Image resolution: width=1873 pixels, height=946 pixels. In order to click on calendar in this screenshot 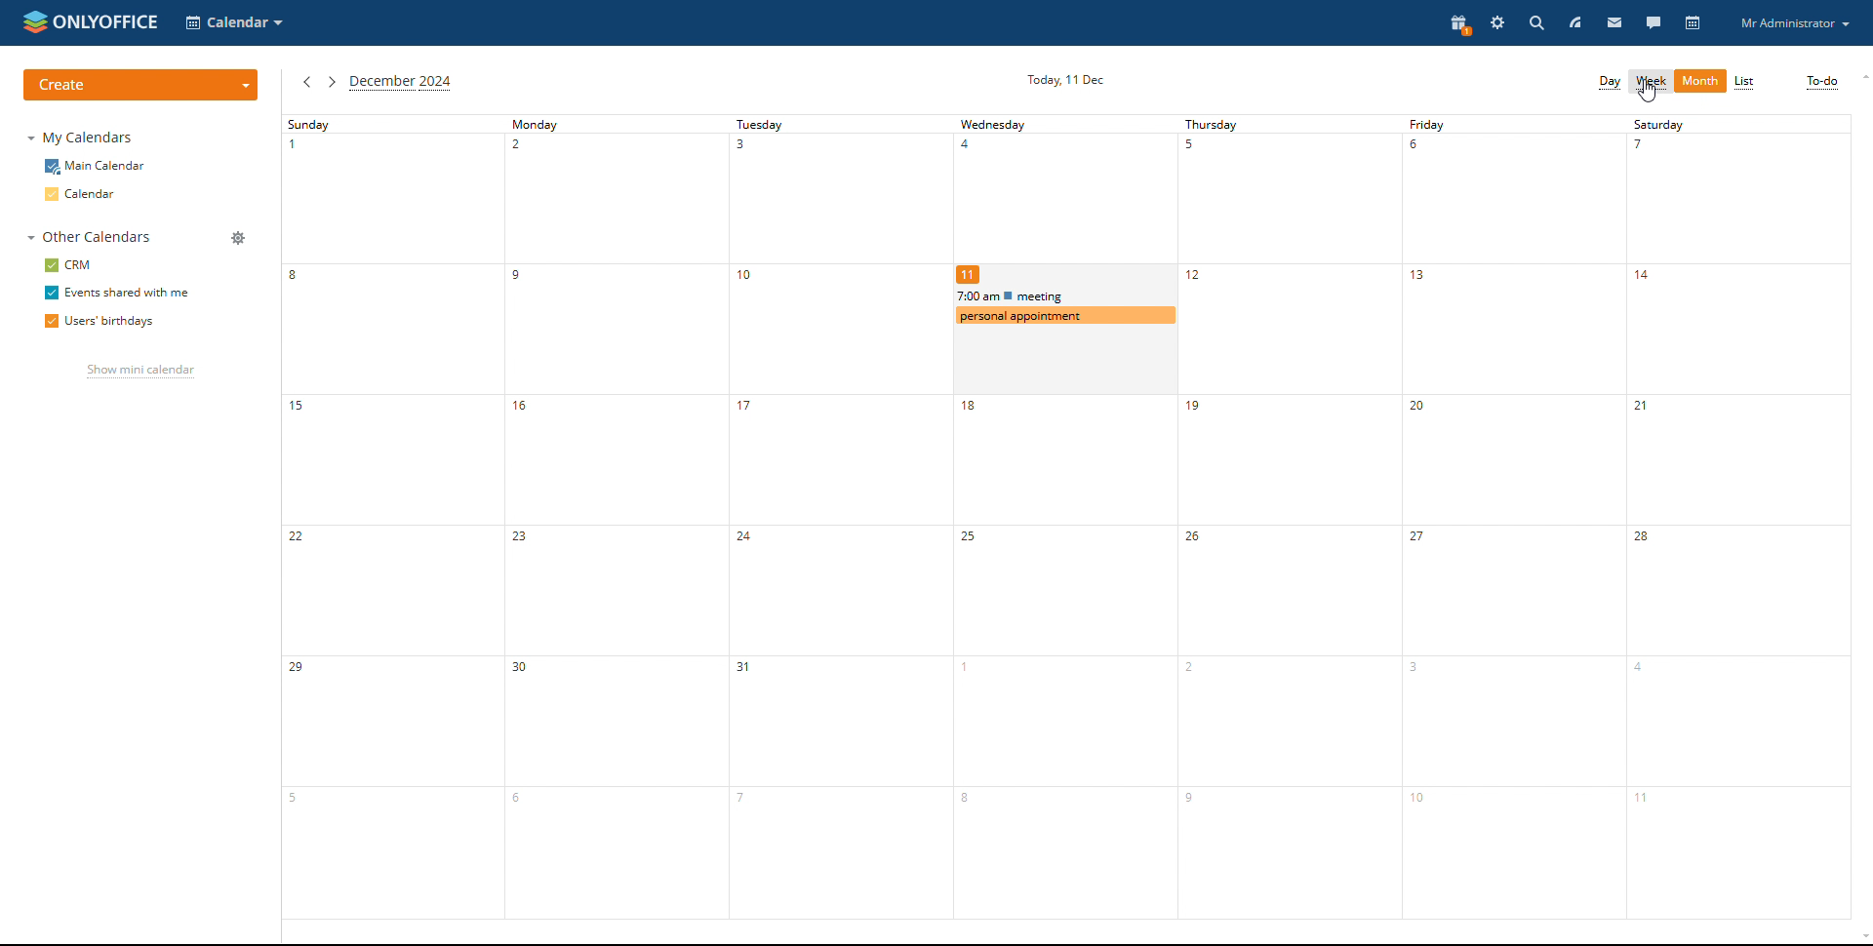, I will do `click(1693, 23)`.